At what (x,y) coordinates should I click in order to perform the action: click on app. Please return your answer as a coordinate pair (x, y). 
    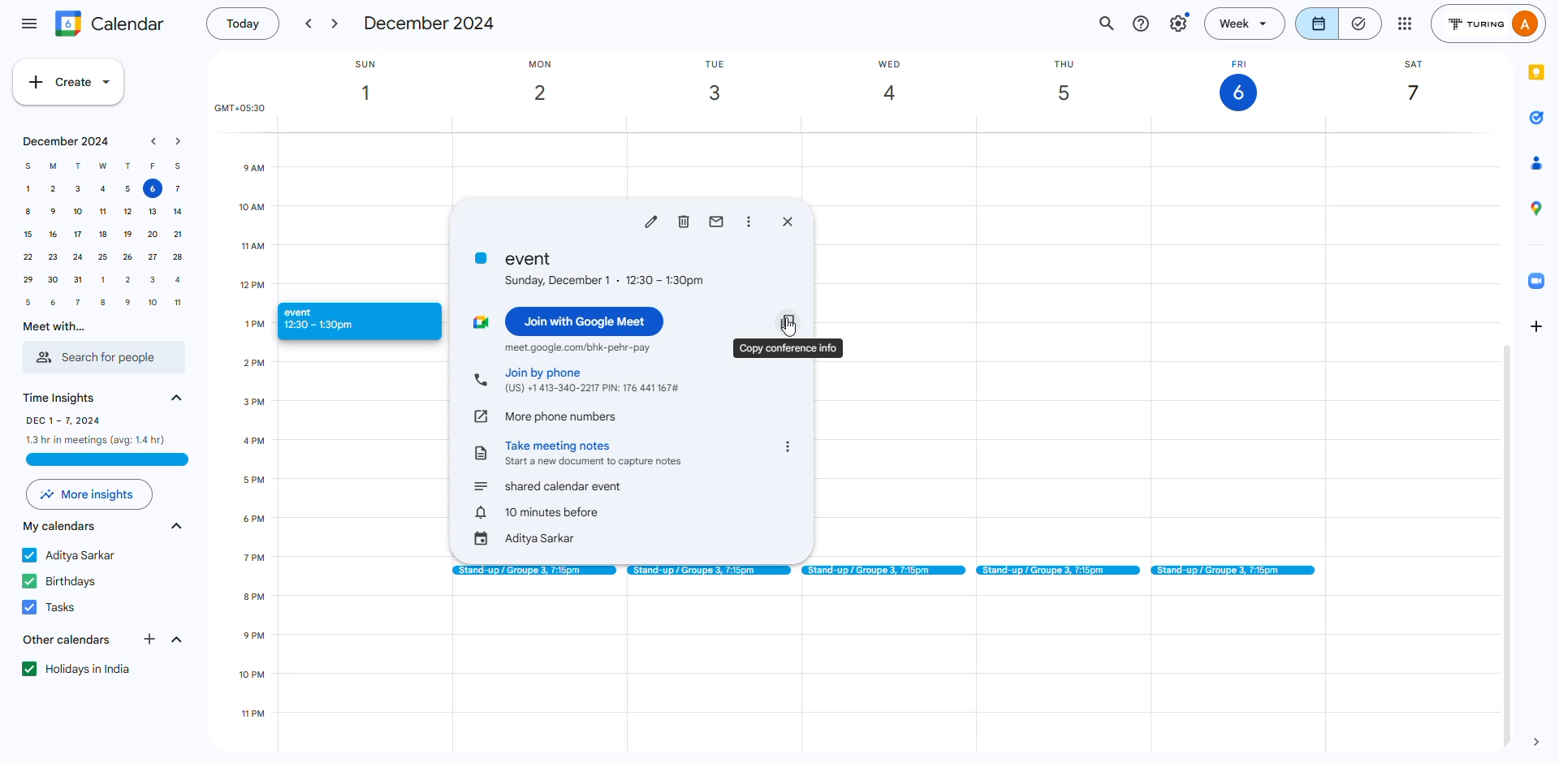
    Looking at the image, I should click on (1538, 278).